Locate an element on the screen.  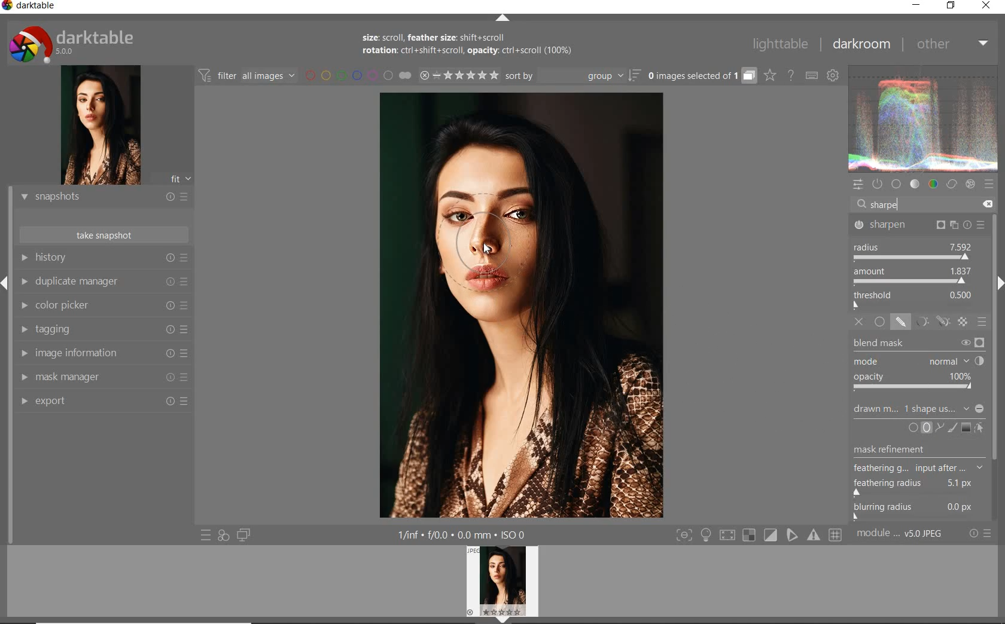
LIGHTTABLE is located at coordinates (779, 45).